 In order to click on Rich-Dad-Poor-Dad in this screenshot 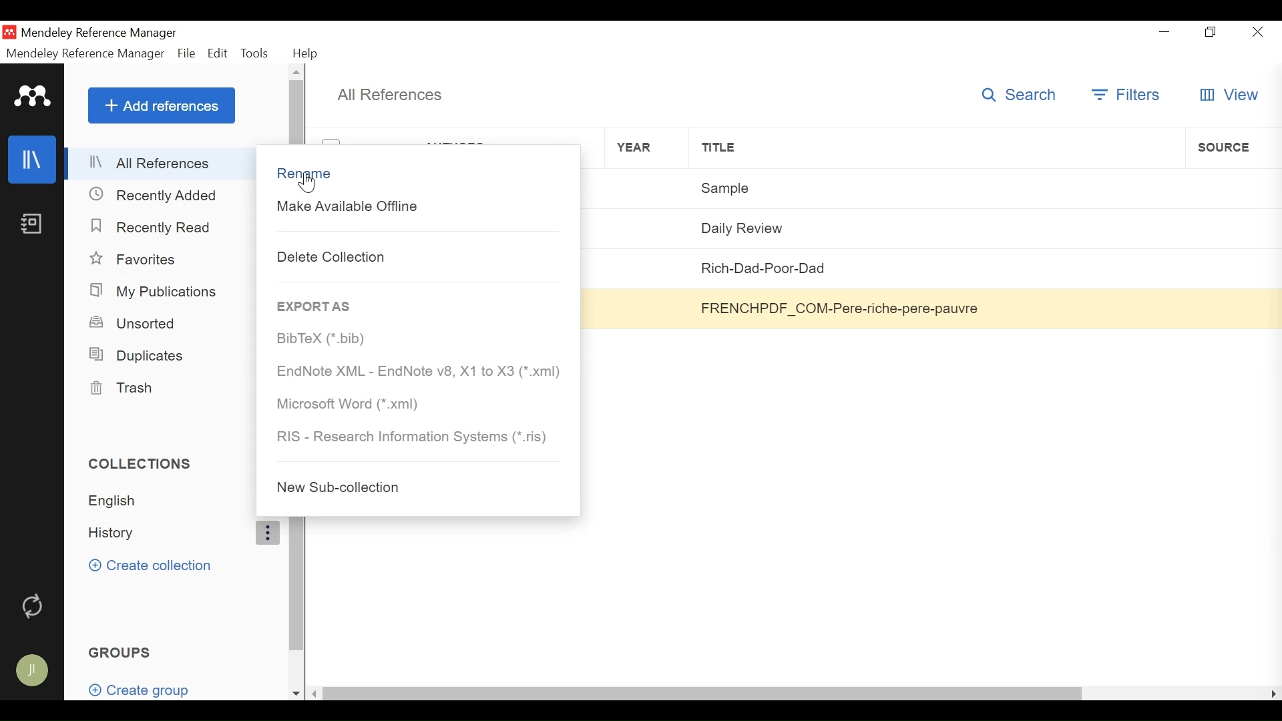, I will do `click(937, 267)`.